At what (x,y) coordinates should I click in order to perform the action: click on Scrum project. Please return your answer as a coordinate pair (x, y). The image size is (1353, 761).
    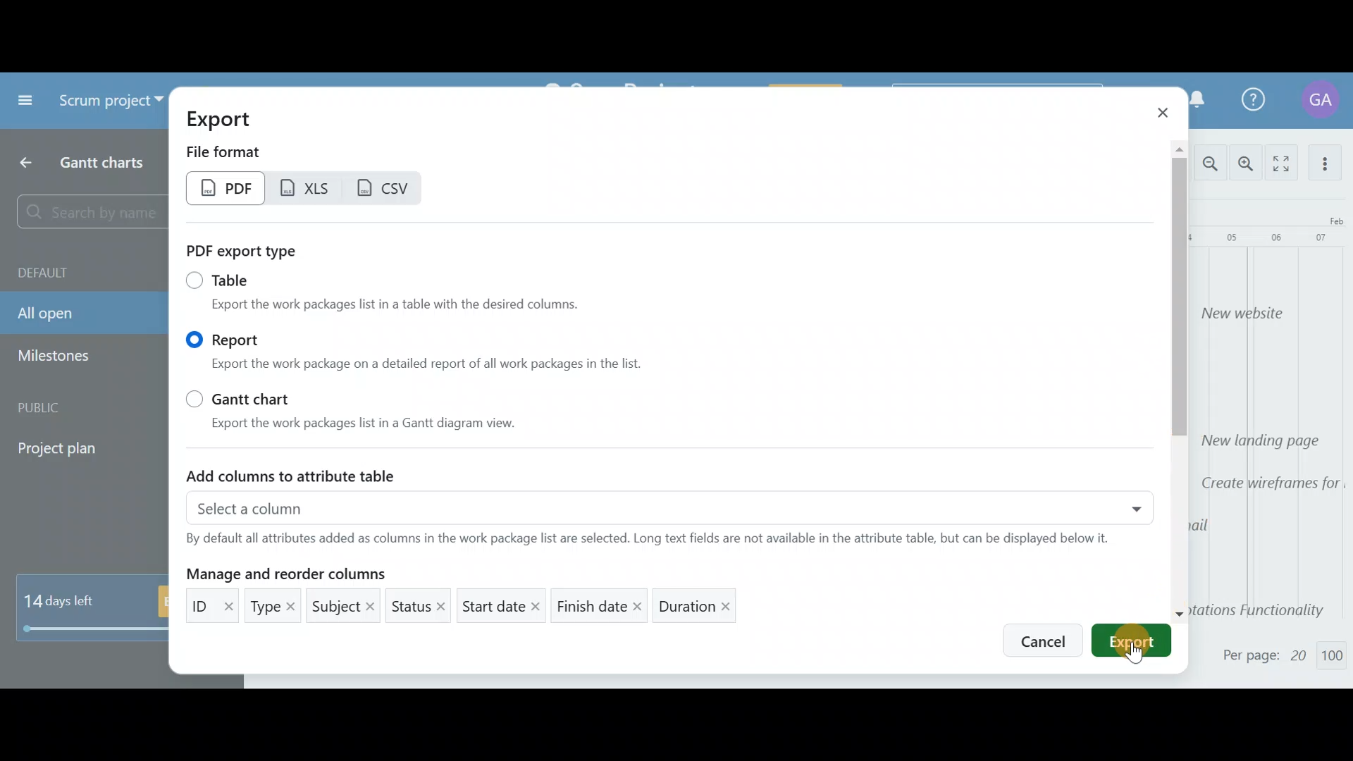
    Looking at the image, I should click on (110, 100).